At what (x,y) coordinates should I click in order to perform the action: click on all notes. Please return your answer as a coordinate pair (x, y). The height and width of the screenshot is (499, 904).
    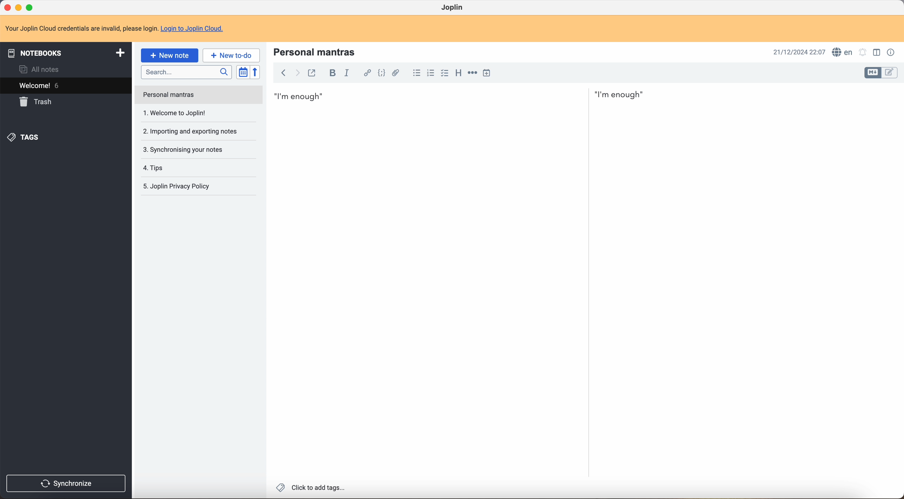
    Looking at the image, I should click on (38, 70).